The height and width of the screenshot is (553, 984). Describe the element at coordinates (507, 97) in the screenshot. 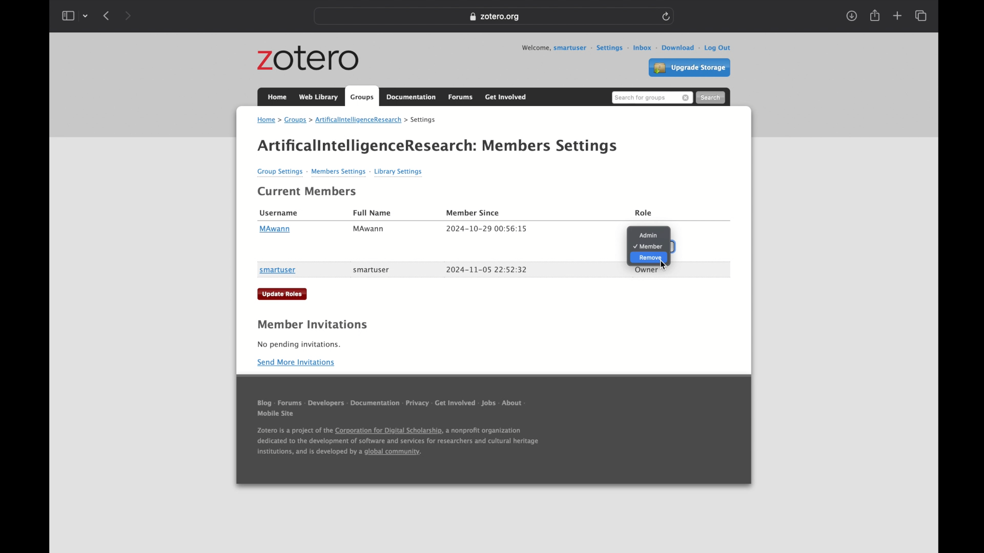

I see `get involved` at that location.